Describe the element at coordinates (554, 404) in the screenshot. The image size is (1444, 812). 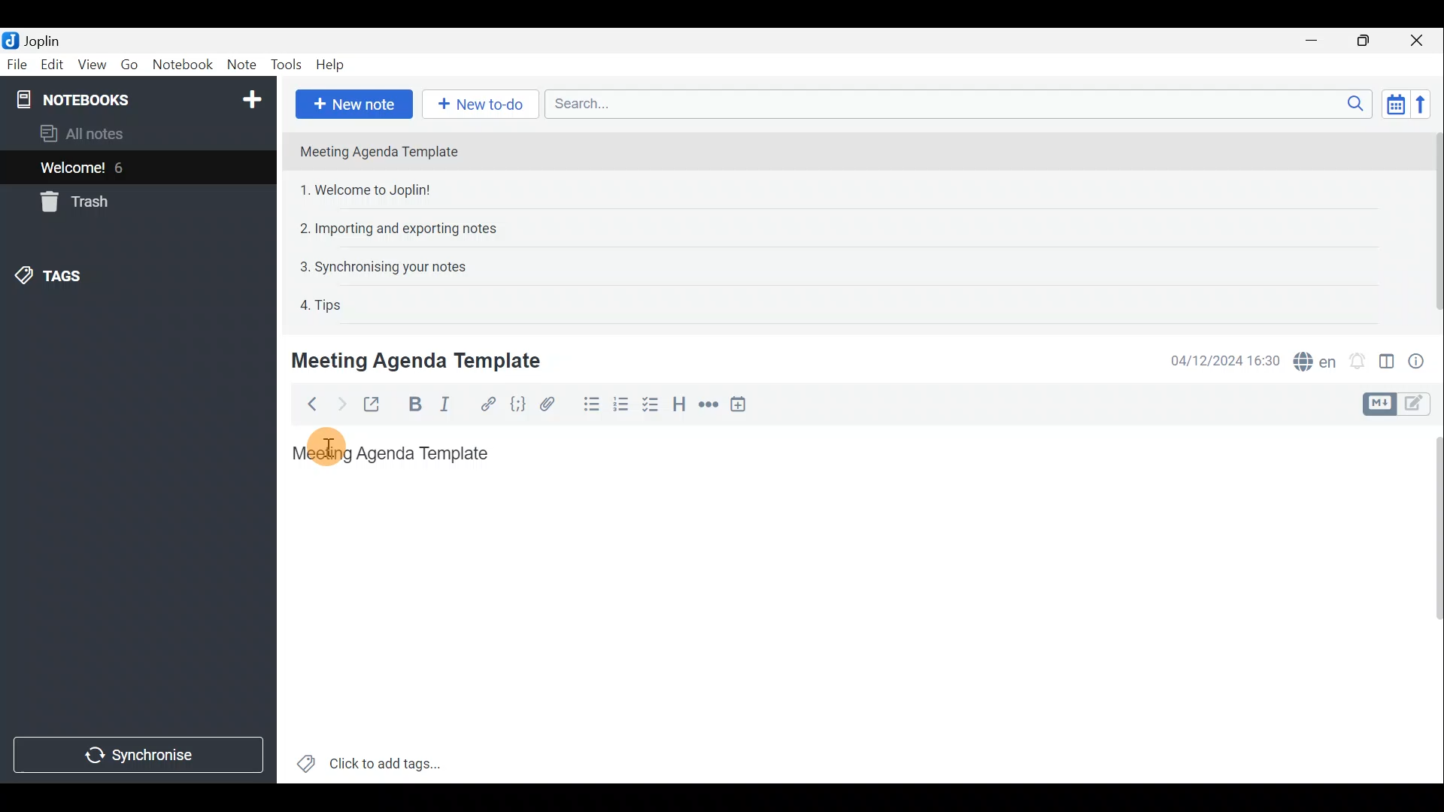
I see `Attach file` at that location.